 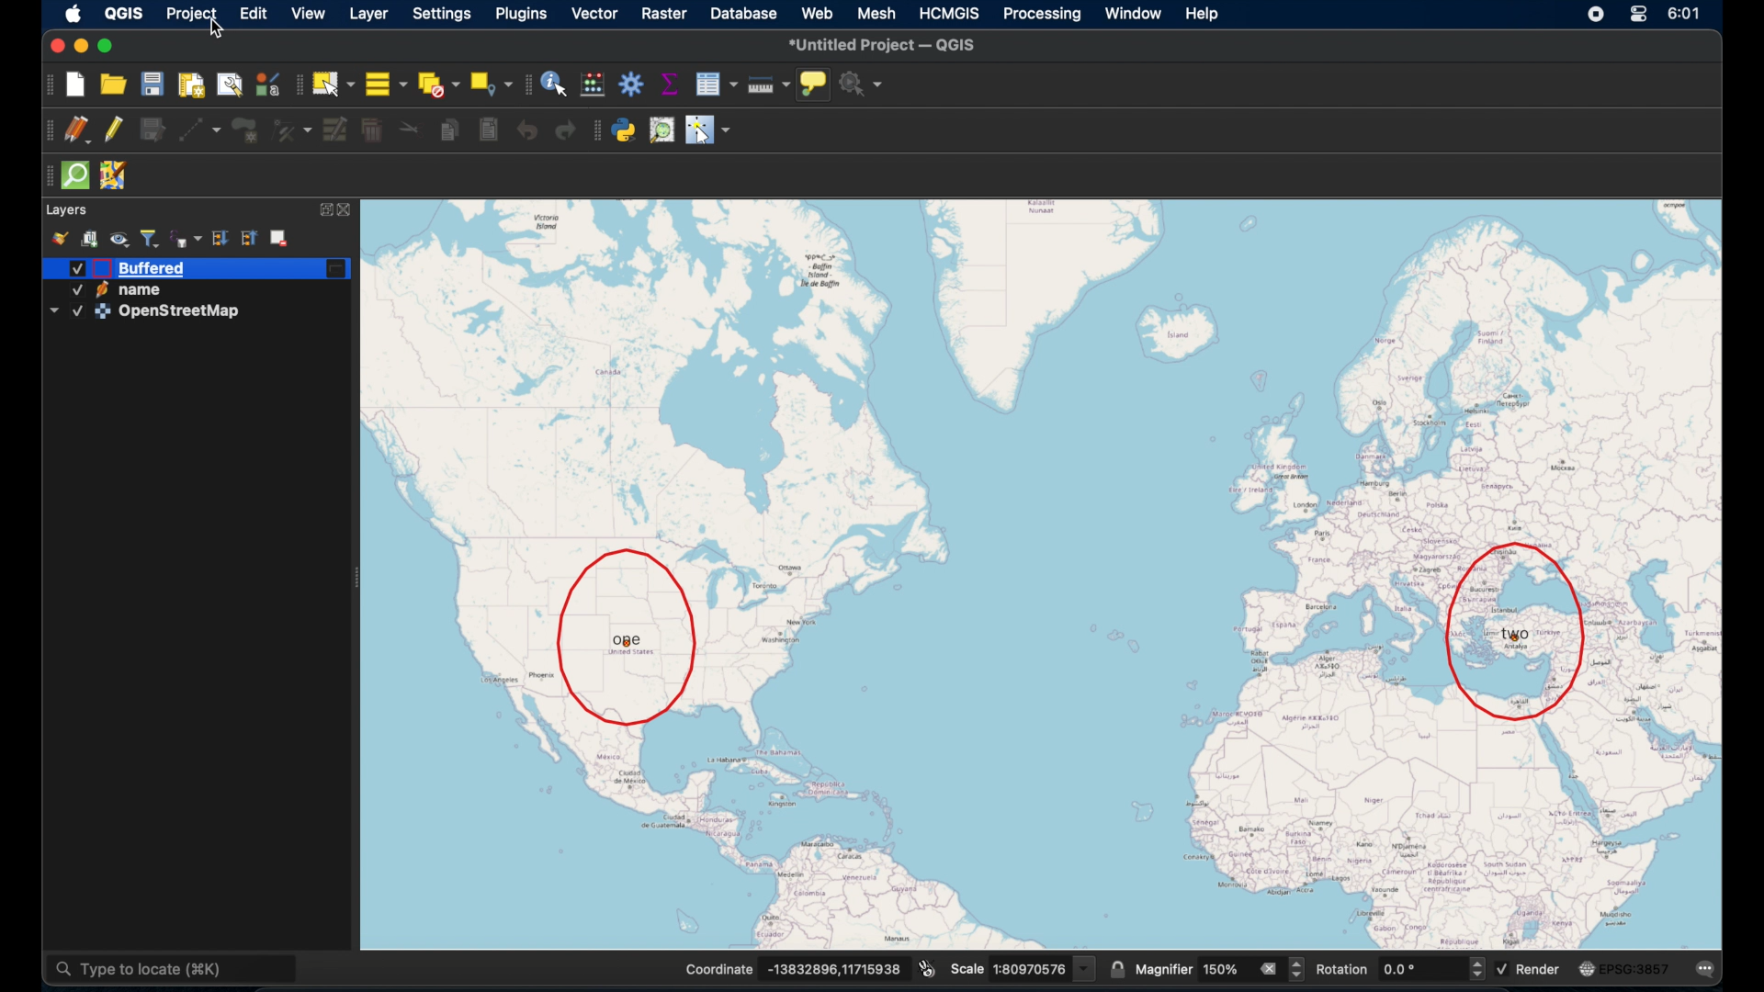 What do you see at coordinates (817, 10) in the screenshot?
I see `web` at bounding box center [817, 10].